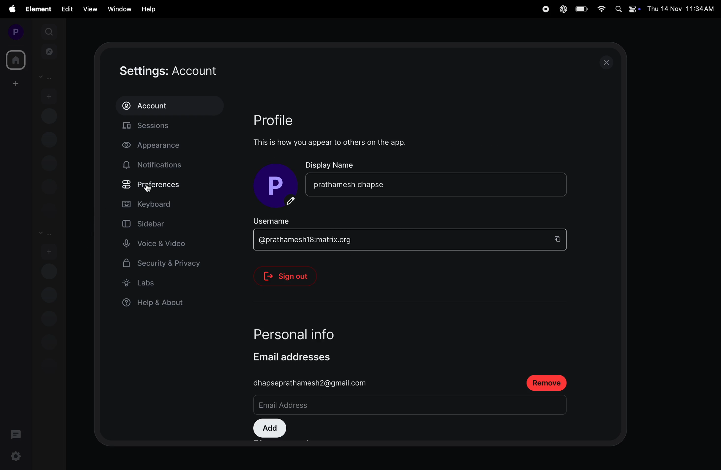  Describe the element at coordinates (607, 62) in the screenshot. I see `close` at that location.